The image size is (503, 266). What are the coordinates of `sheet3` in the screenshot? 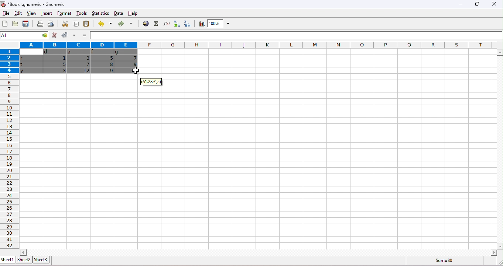 It's located at (42, 259).